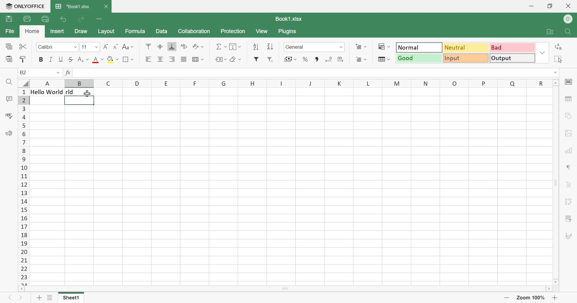 This screenshot has height=303, width=577. What do you see at coordinates (60, 59) in the screenshot?
I see `Underline` at bounding box center [60, 59].